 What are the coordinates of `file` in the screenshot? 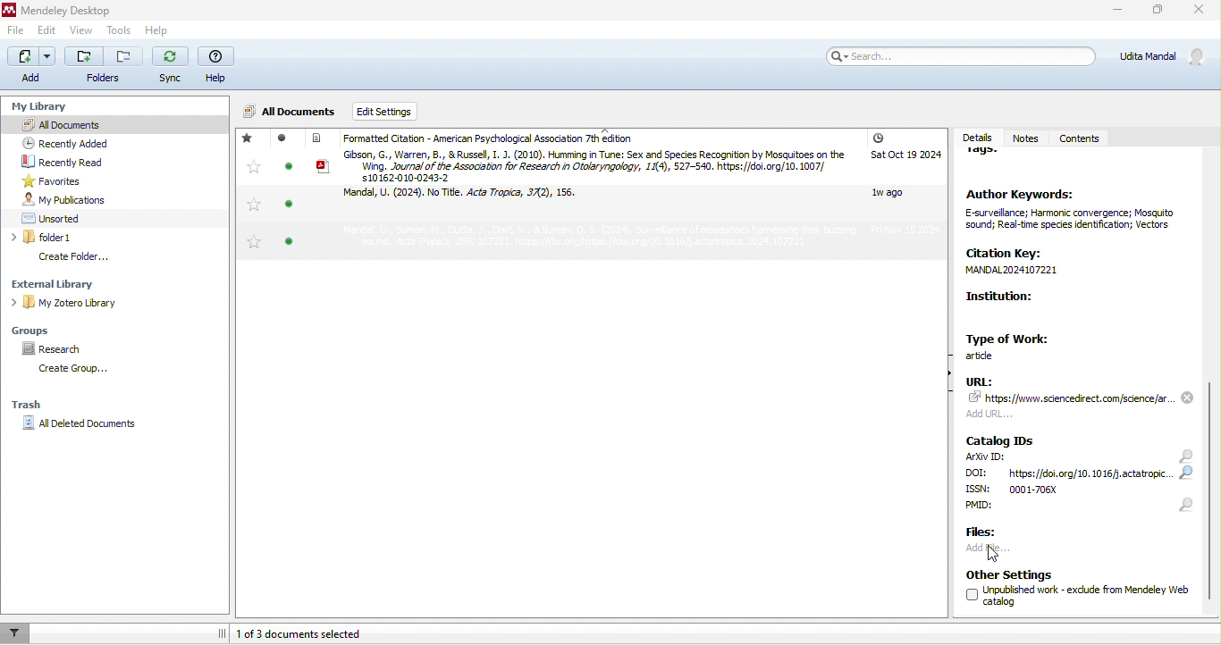 It's located at (18, 33).